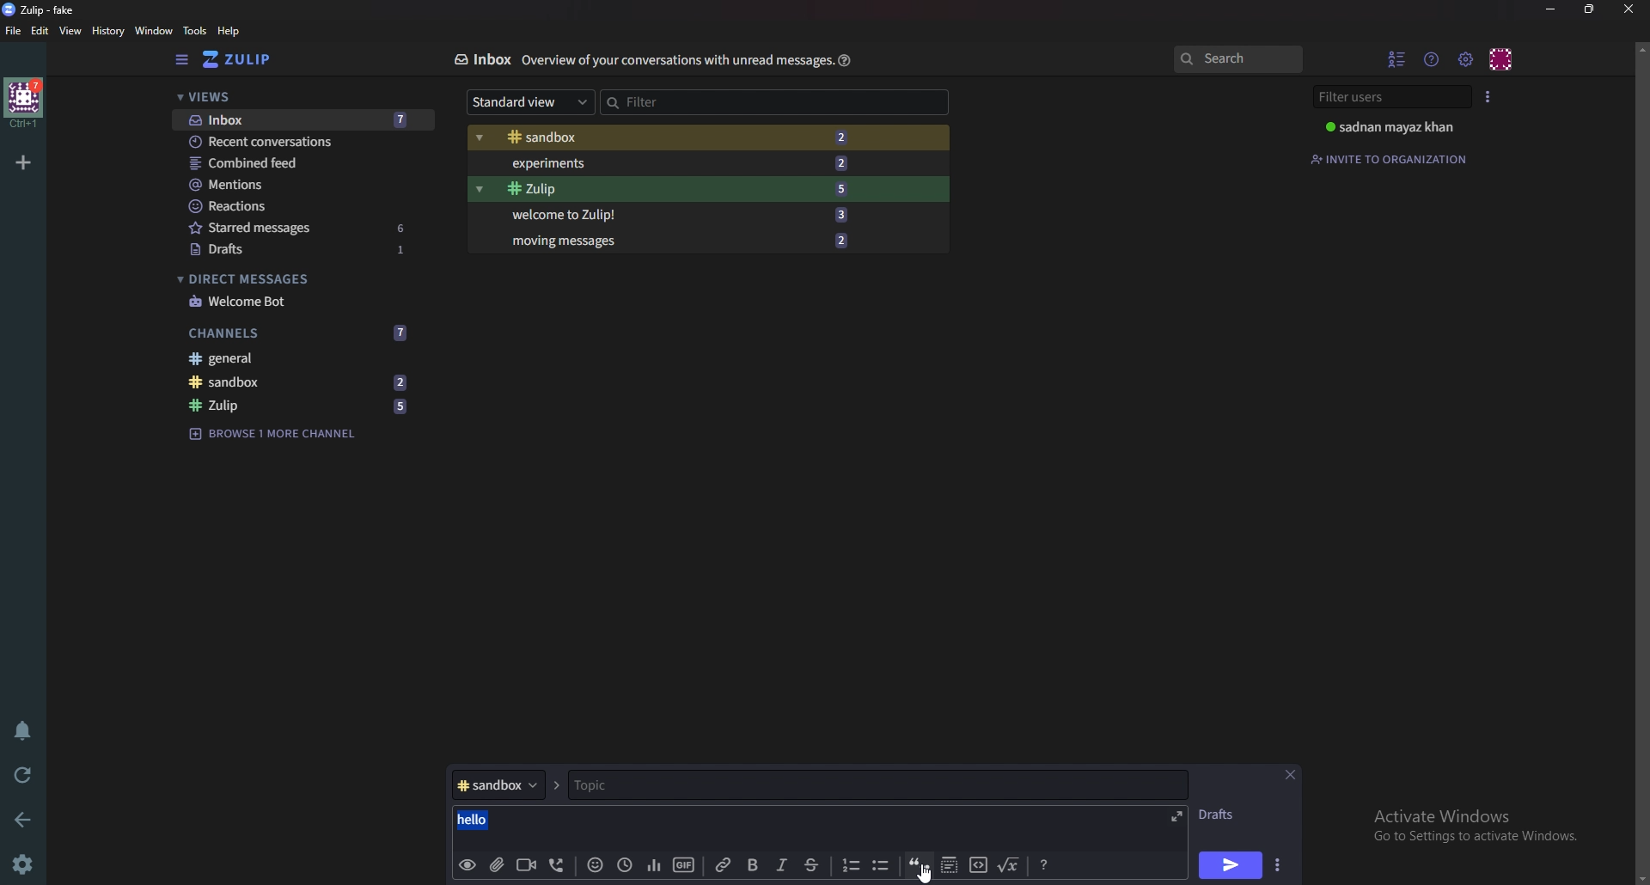 This screenshot has width=1650, height=885. I want to click on Filter users, so click(1387, 96).